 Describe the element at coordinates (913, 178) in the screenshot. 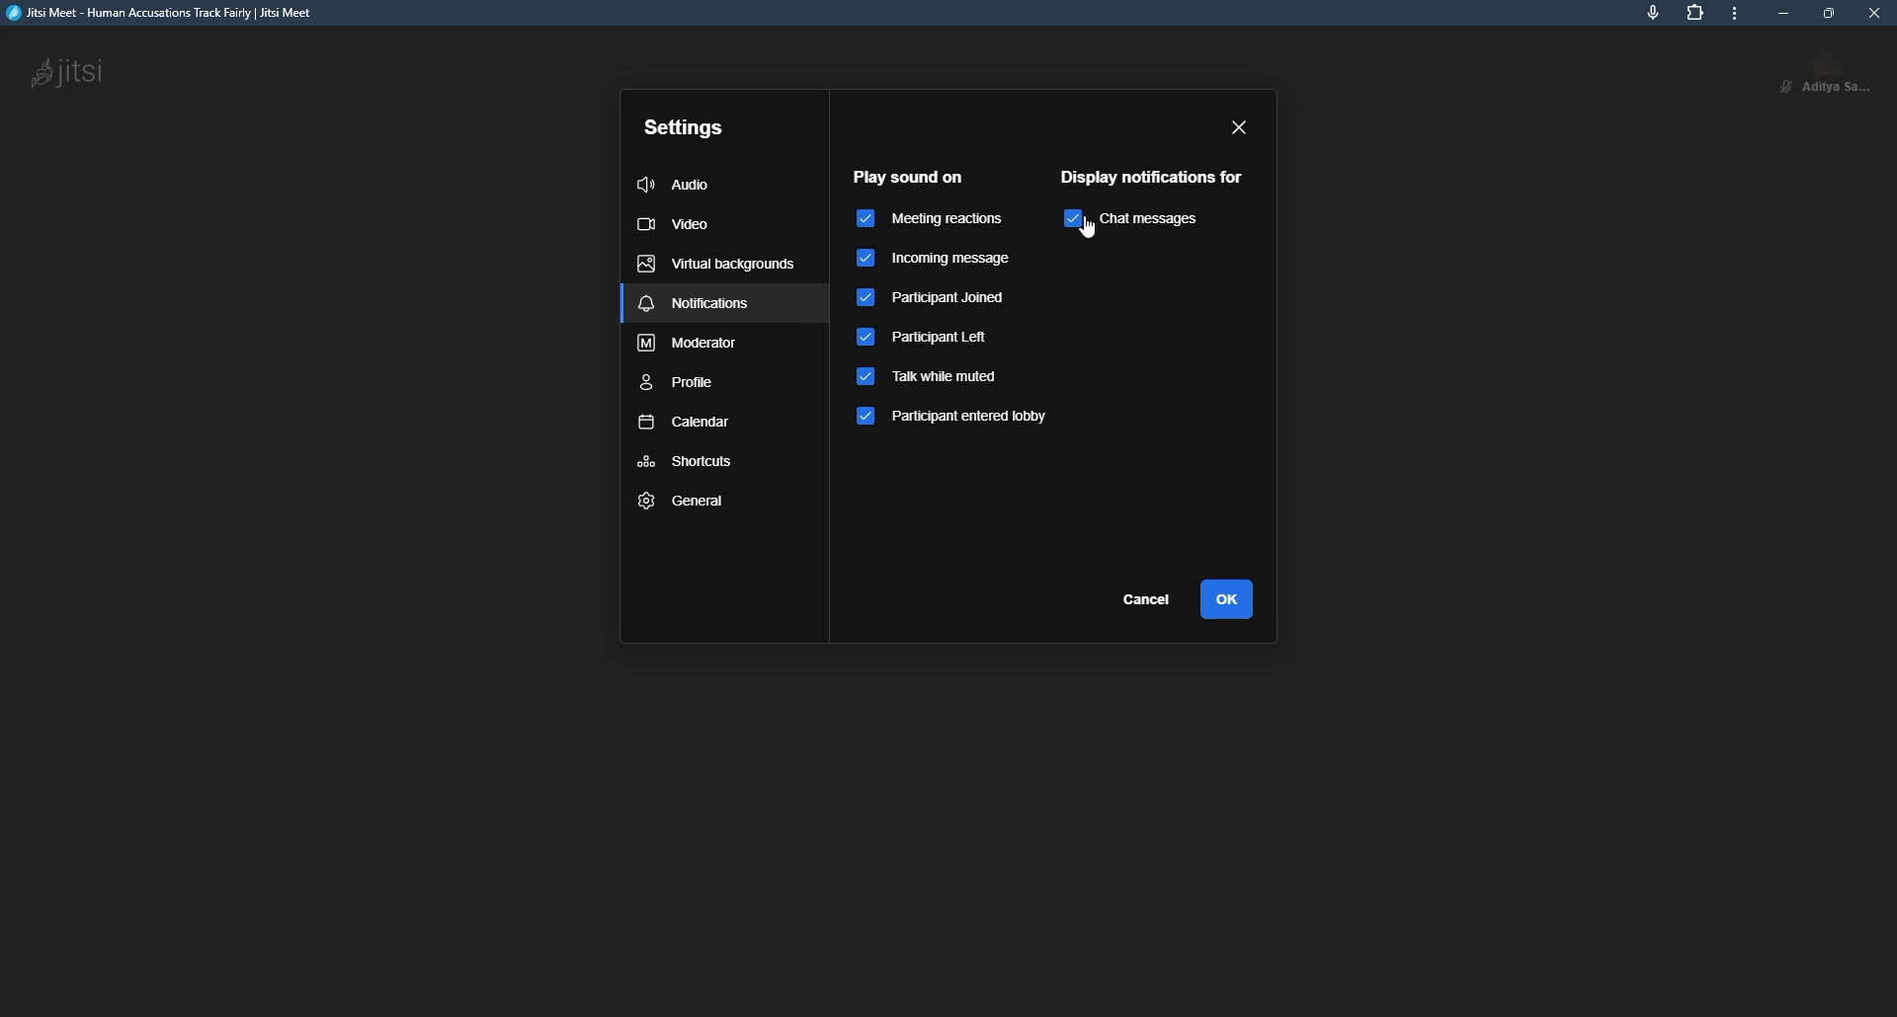

I see `play sound on` at that location.